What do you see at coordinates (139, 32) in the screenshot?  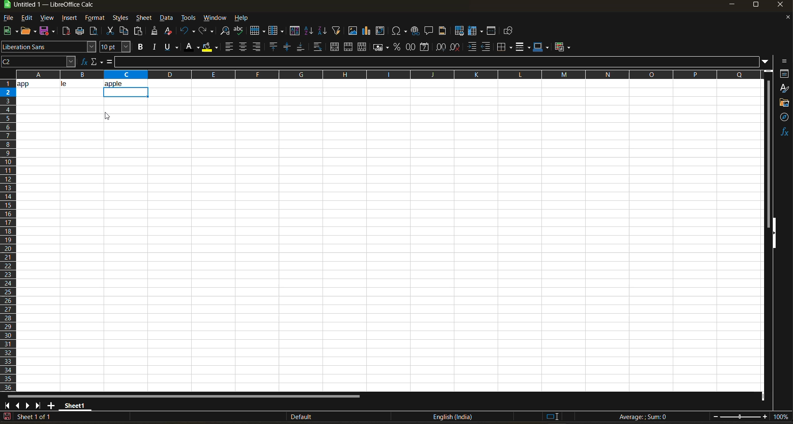 I see `paste` at bounding box center [139, 32].